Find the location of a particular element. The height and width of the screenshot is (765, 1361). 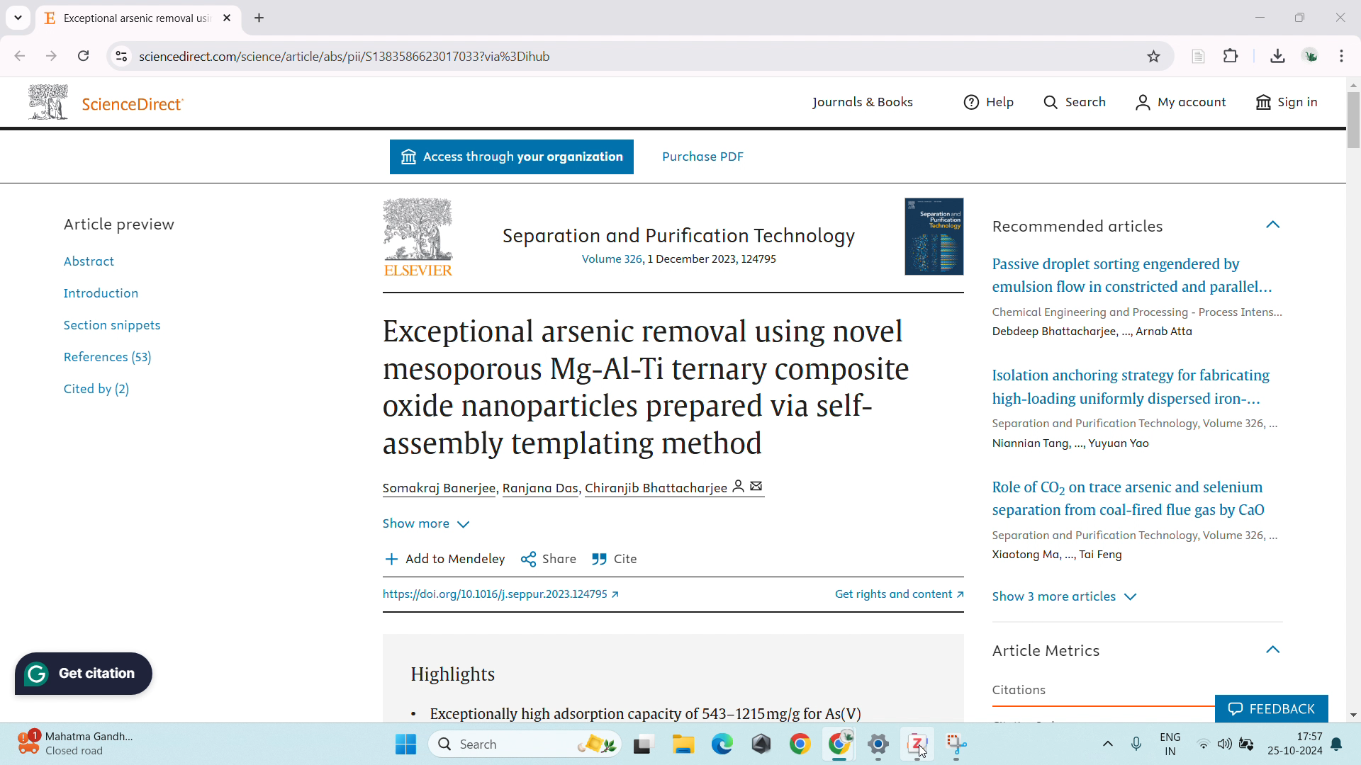

url space is located at coordinates (638, 56).